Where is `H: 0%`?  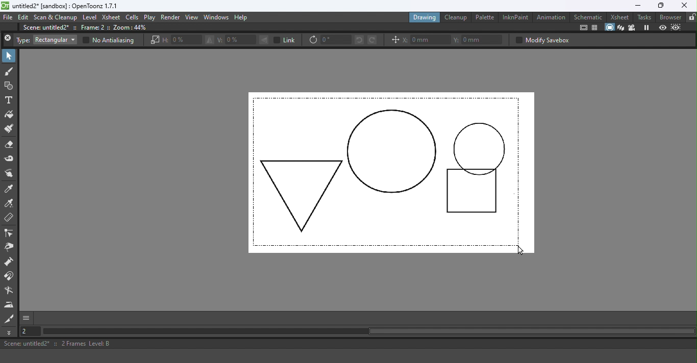
H: 0% is located at coordinates (182, 40).